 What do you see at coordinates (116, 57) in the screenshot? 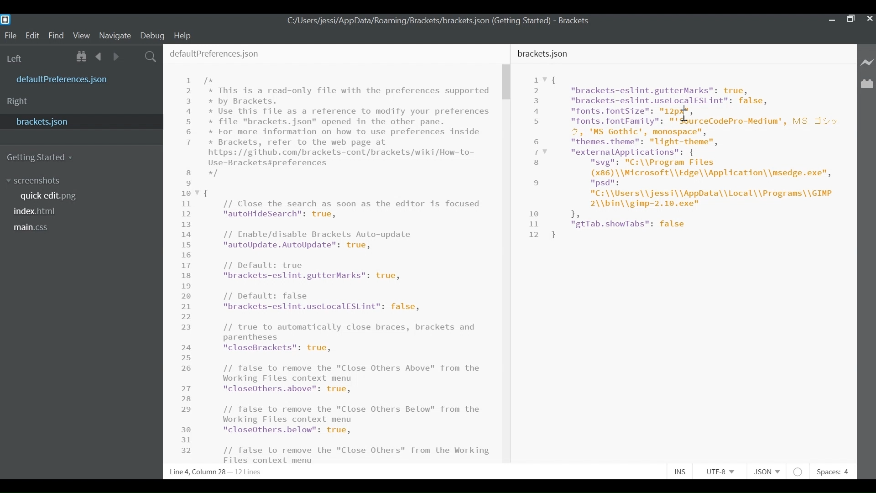
I see `Navigate Forward` at bounding box center [116, 57].